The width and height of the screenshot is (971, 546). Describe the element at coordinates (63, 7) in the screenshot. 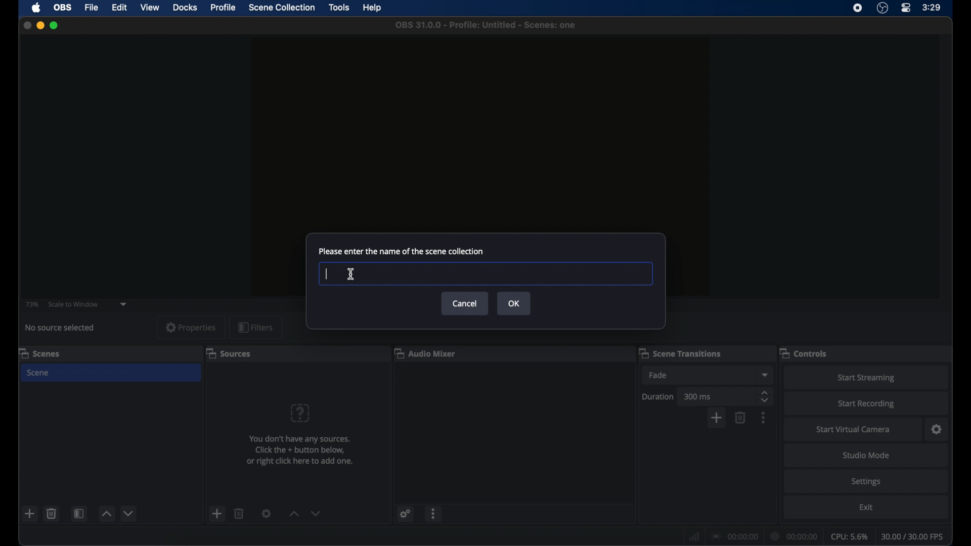

I see `obs` at that location.